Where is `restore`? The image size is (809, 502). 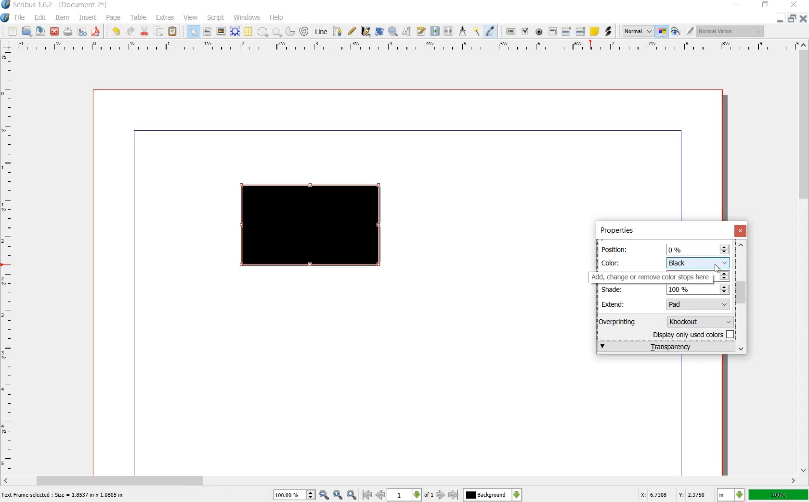 restore is located at coordinates (792, 19).